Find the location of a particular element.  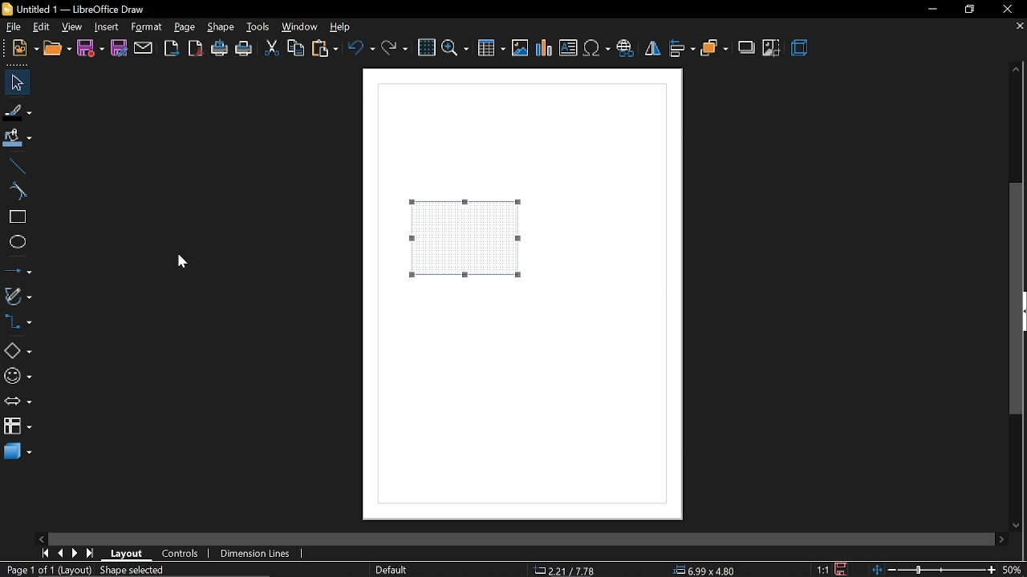

Dimension lines is located at coordinates (262, 555).